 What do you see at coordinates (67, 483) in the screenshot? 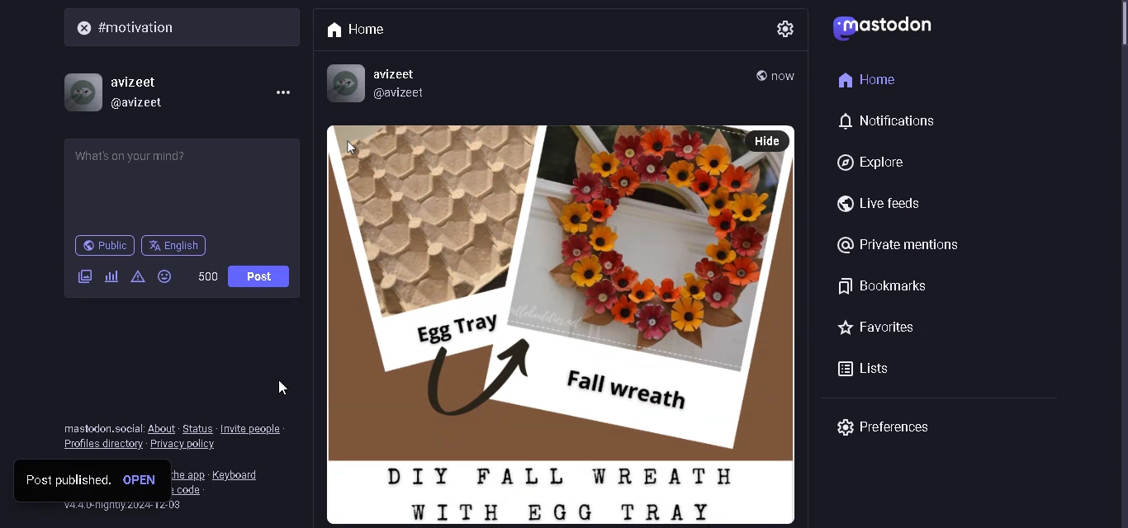
I see `post published` at bounding box center [67, 483].